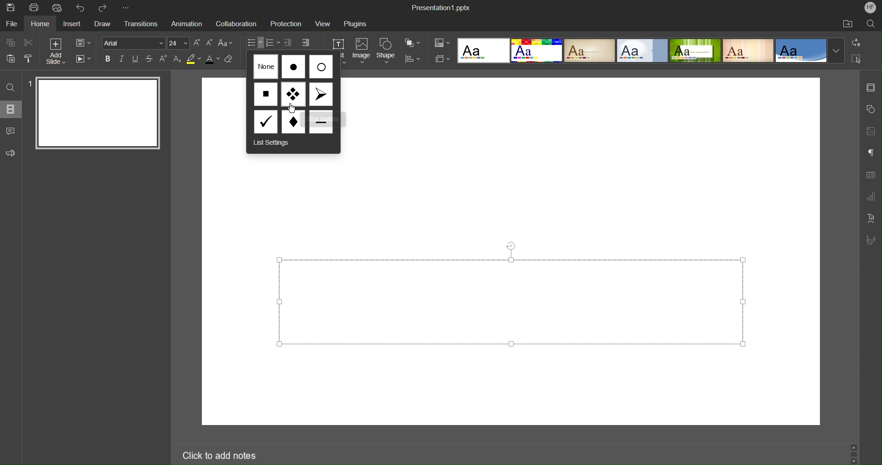 This screenshot has height=465, width=882. I want to click on Protection, so click(283, 24).